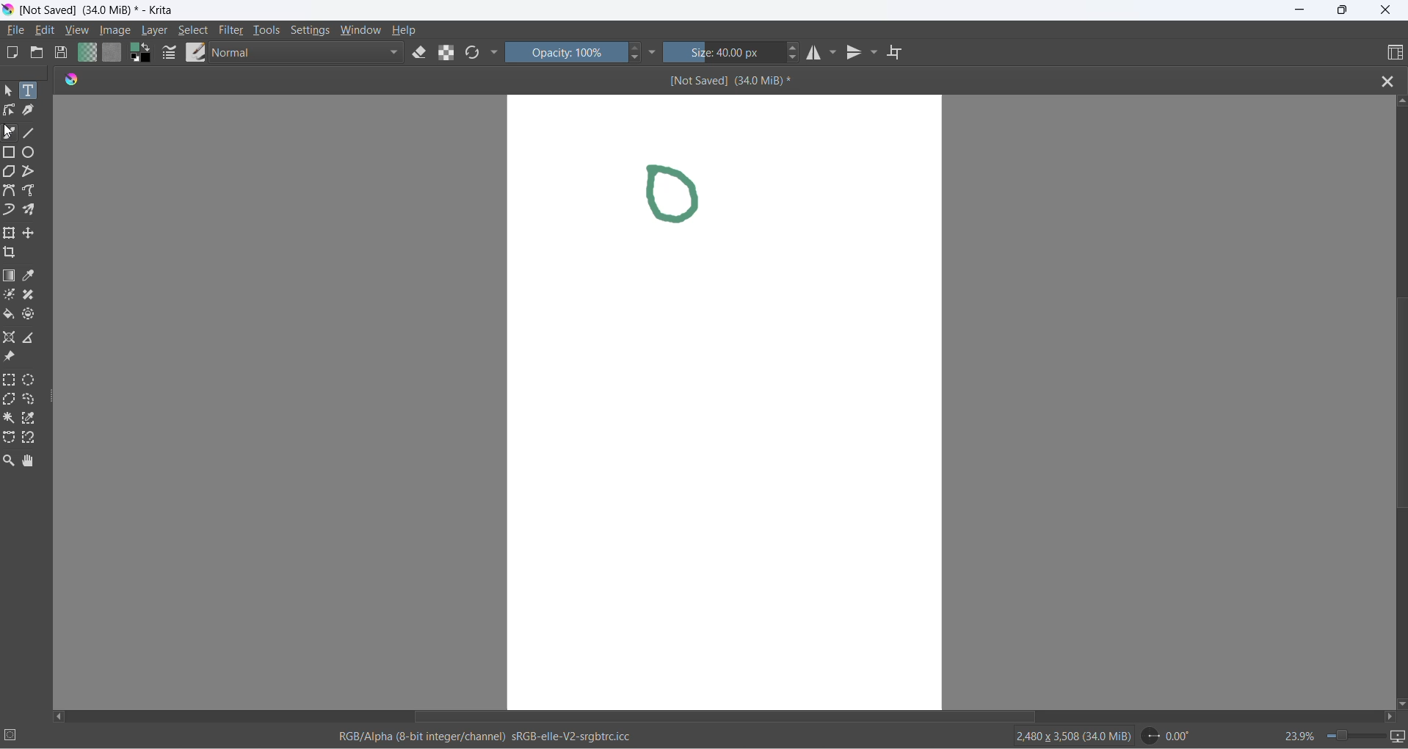  I want to click on tools, so click(268, 30).